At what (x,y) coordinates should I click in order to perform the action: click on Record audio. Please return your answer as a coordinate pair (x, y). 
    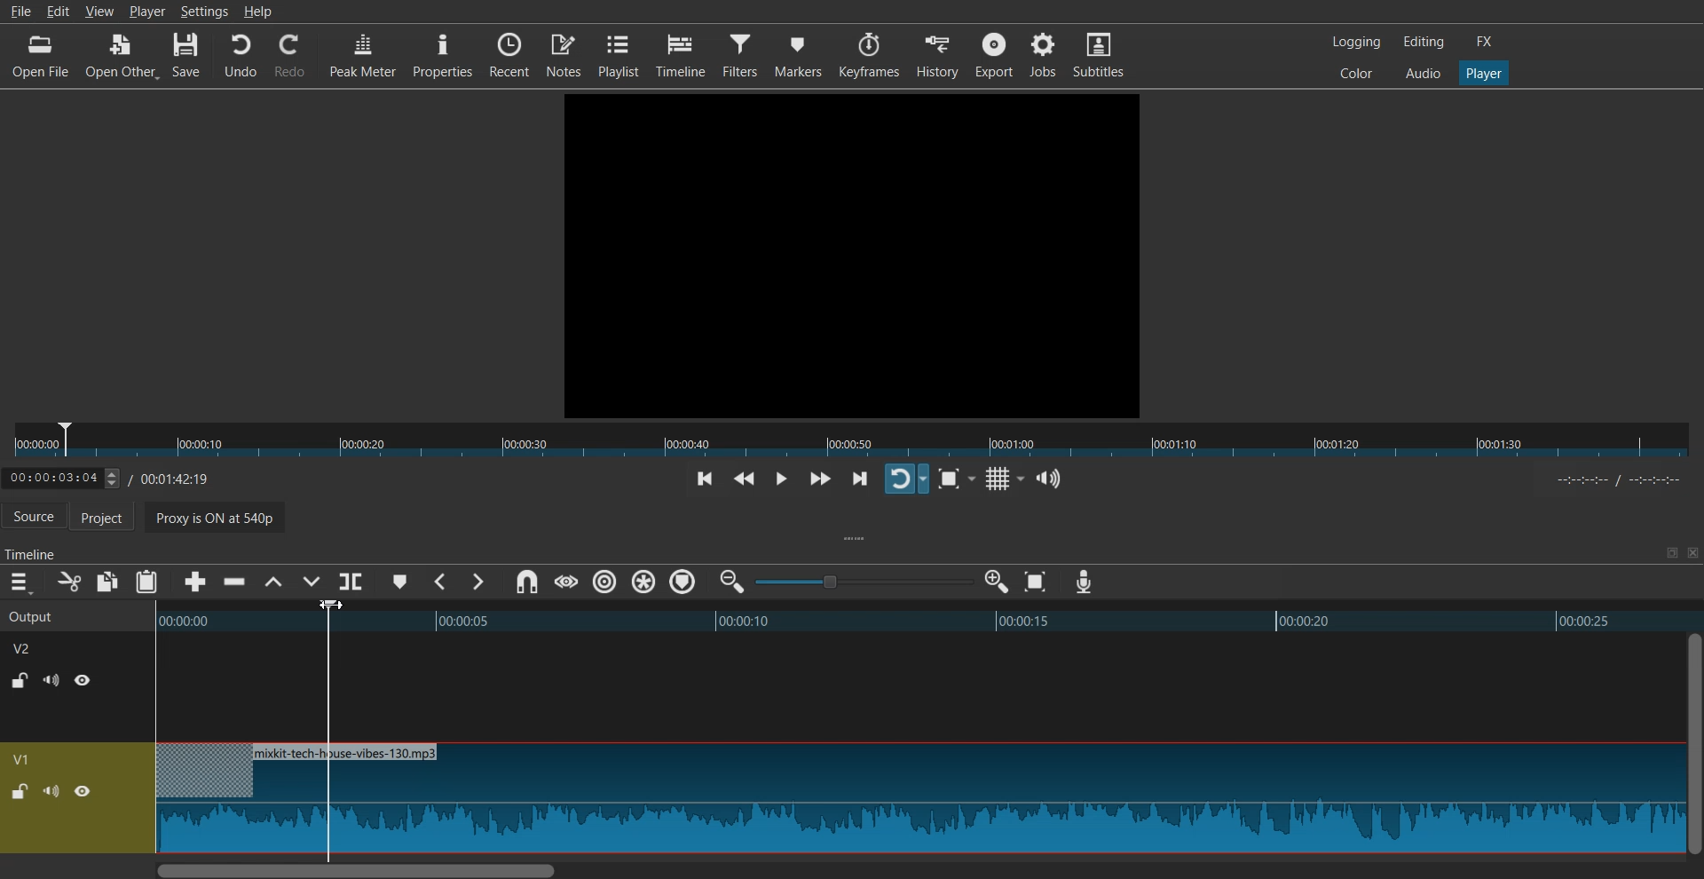
    Looking at the image, I should click on (1083, 582).